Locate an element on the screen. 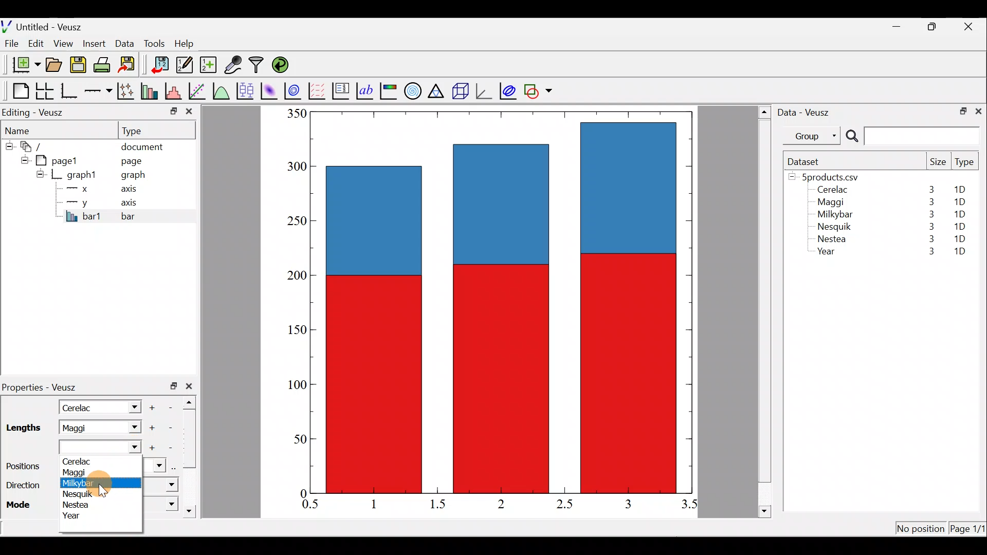 The height and width of the screenshot is (555, 987). 1D is located at coordinates (959, 202).